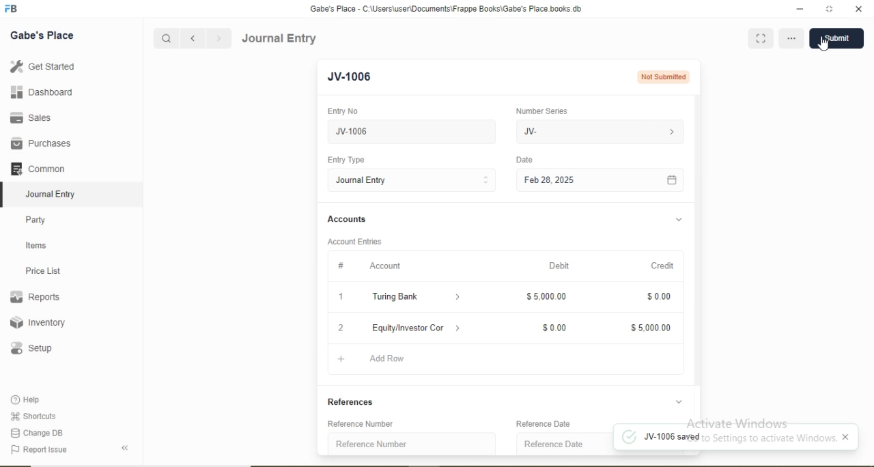 This screenshot has width=874, height=467. Describe the element at coordinates (663, 76) in the screenshot. I see `Not Submitted` at that location.